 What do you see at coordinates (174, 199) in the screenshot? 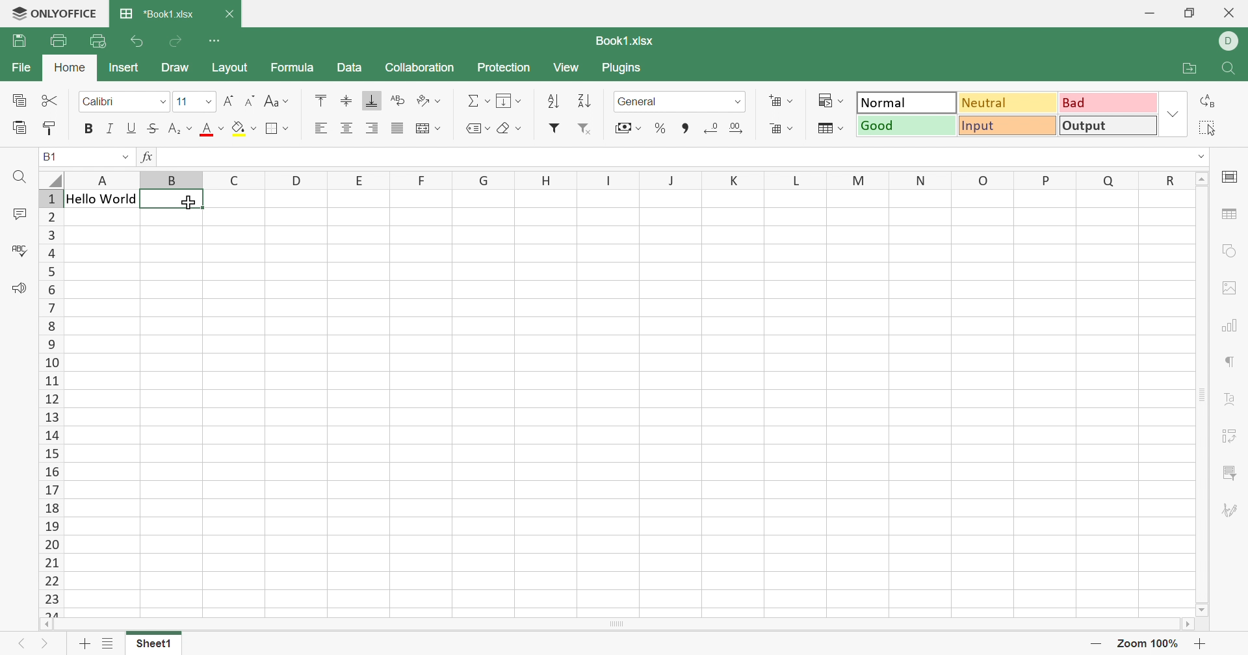
I see `selected cell` at bounding box center [174, 199].